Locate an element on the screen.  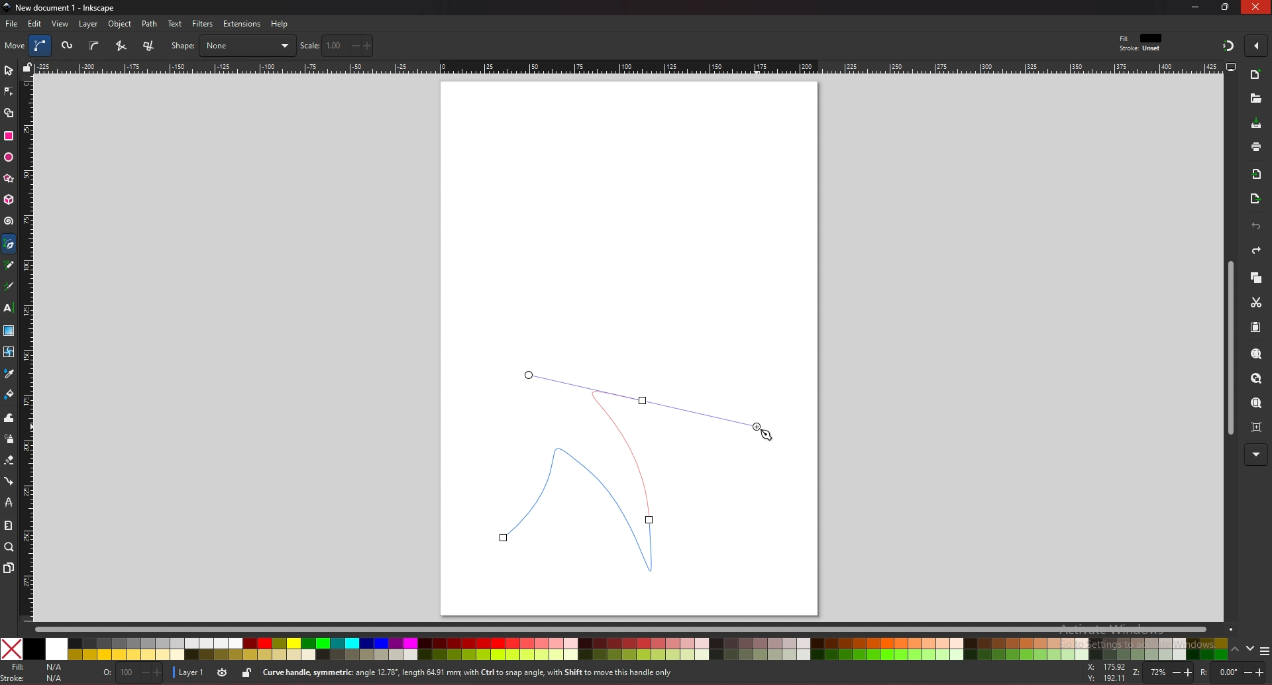
eraser is located at coordinates (9, 460).